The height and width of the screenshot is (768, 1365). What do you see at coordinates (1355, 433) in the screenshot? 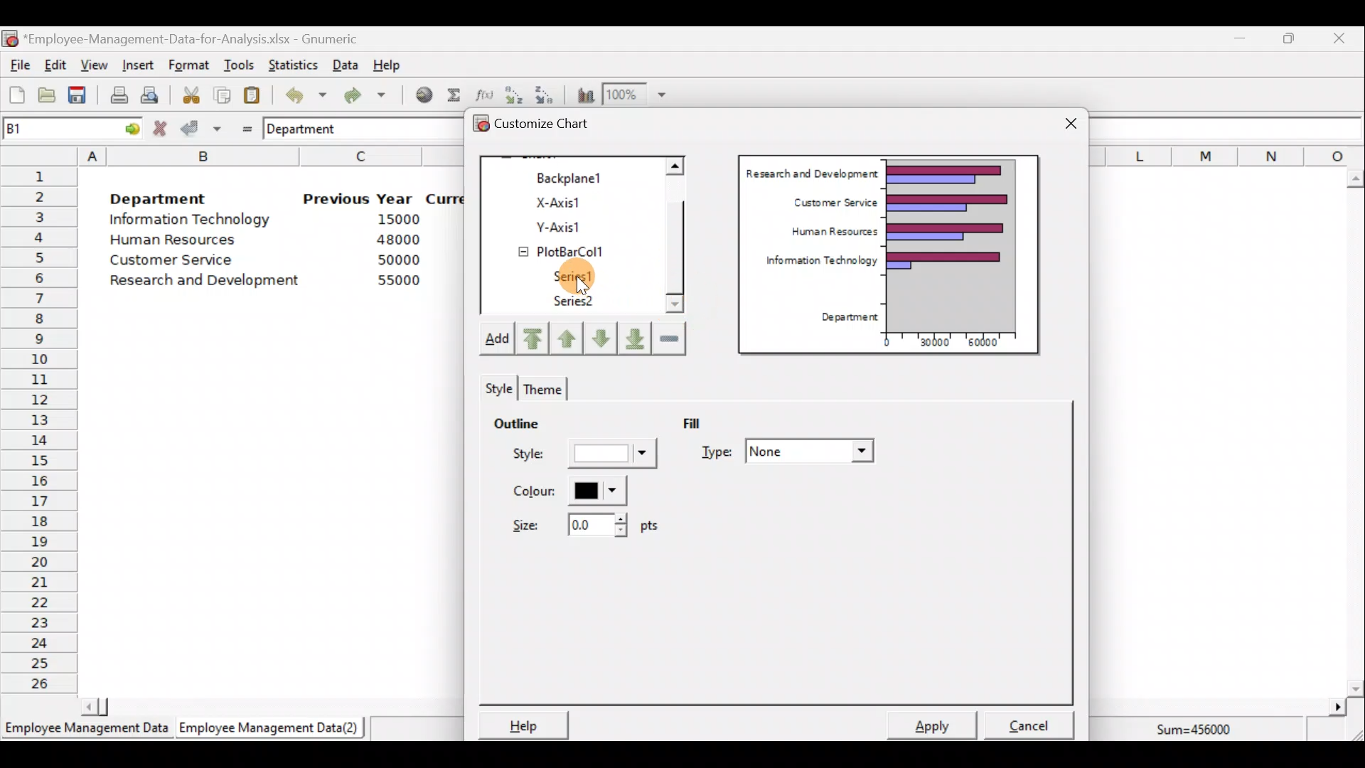
I see `Scroll bar` at bounding box center [1355, 433].